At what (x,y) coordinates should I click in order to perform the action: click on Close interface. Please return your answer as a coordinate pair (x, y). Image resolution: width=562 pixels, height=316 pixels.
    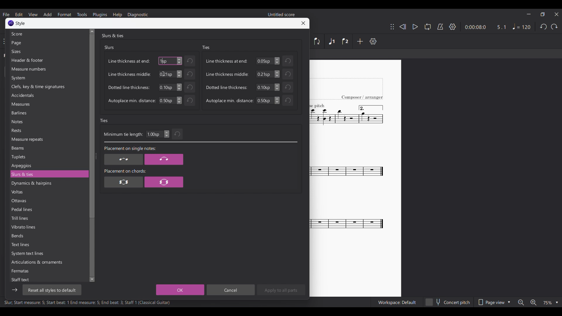
    Looking at the image, I should click on (557, 14).